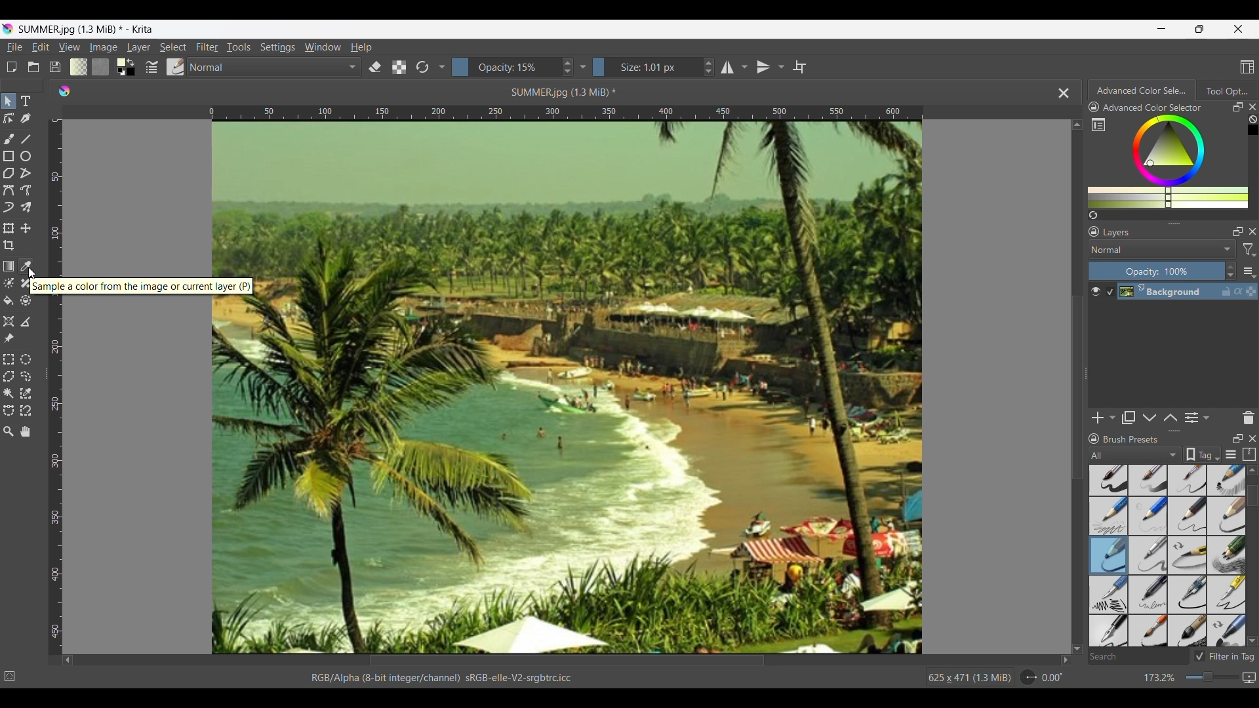 The width and height of the screenshot is (1259, 708). I want to click on Settings dropdown, so click(441, 66).